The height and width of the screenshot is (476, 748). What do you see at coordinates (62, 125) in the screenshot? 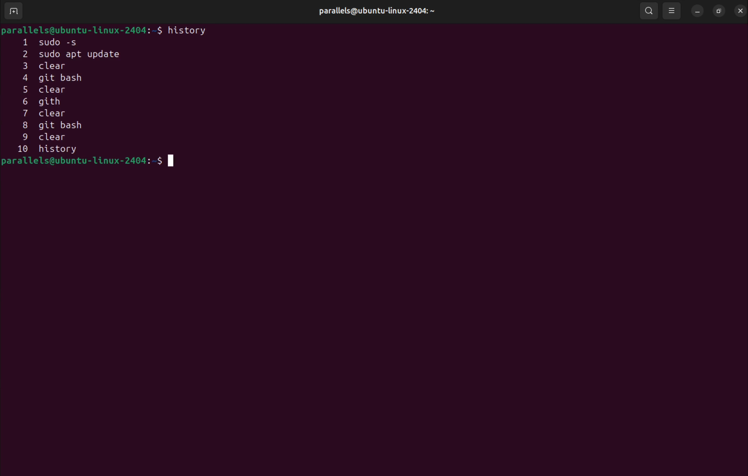
I see `8.git bash` at bounding box center [62, 125].